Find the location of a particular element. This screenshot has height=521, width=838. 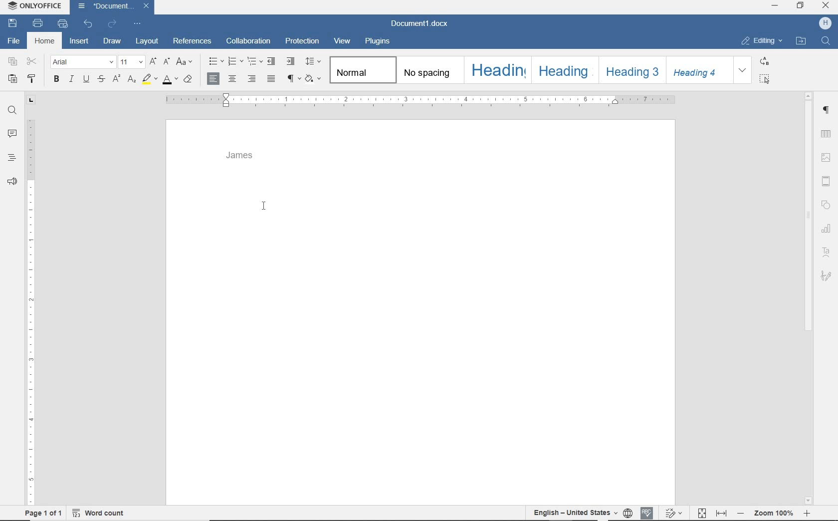

TextArt is located at coordinates (826, 252).